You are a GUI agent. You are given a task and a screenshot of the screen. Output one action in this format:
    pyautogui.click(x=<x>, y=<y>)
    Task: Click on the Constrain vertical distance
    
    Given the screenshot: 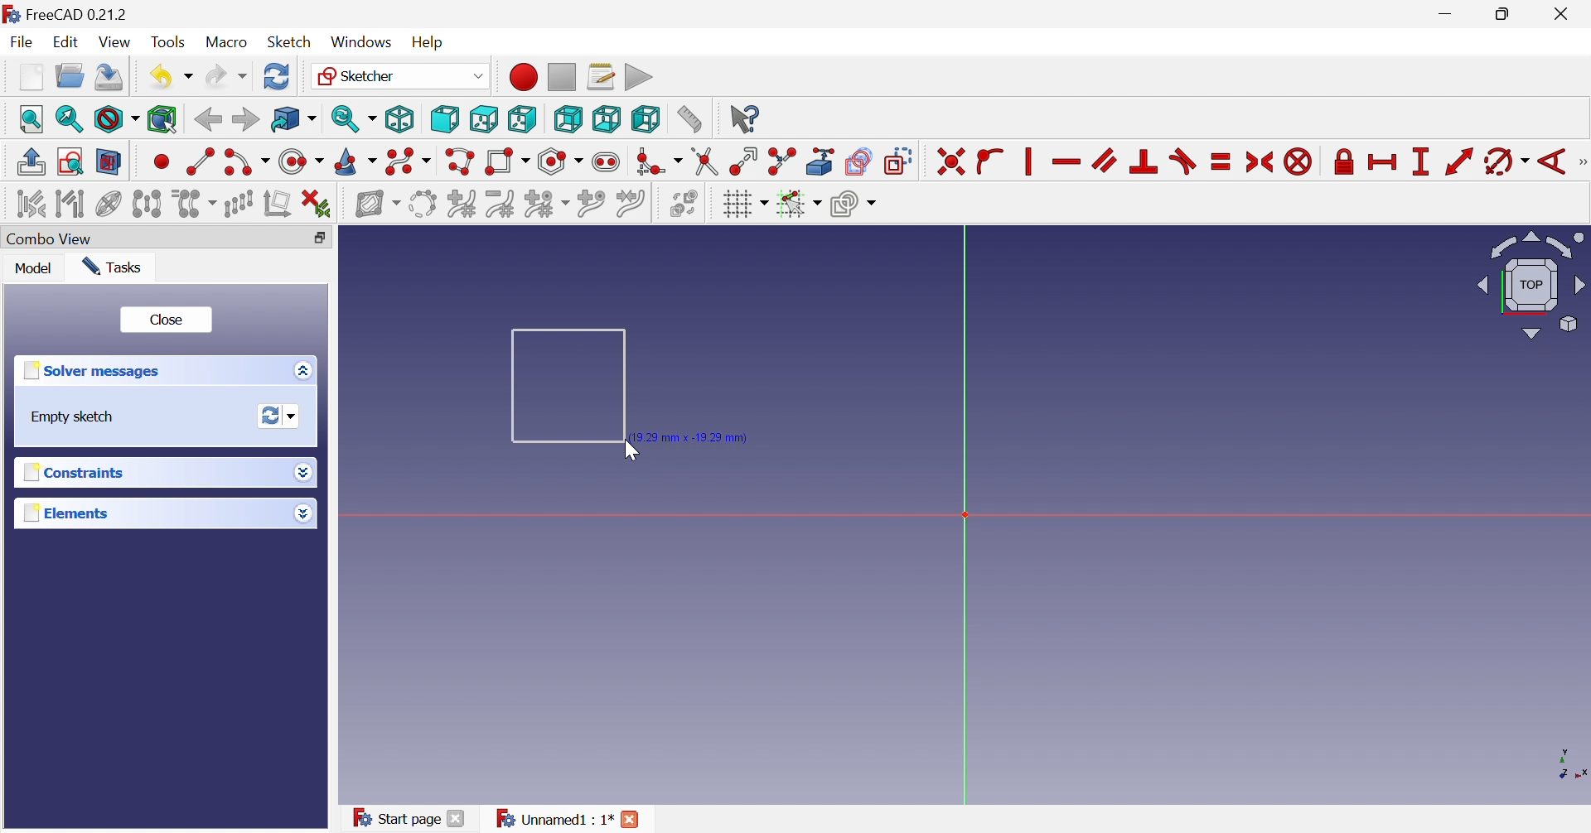 What is the action you would take?
    pyautogui.click(x=1419, y=161)
    